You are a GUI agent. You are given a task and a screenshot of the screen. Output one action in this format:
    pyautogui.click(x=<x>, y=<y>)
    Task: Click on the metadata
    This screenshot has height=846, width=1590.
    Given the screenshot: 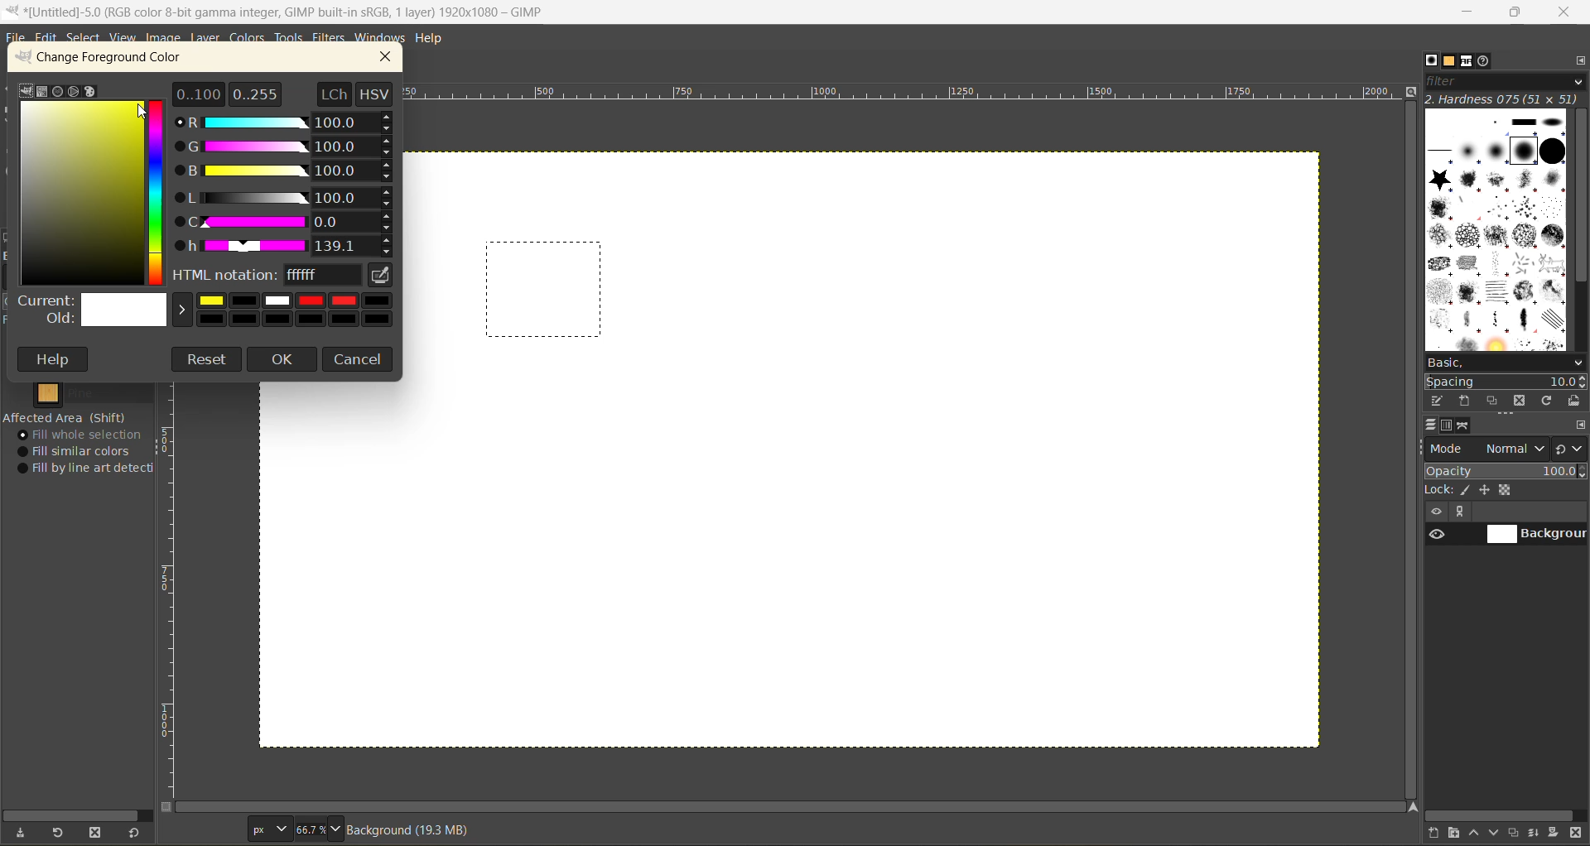 What is the action you would take?
    pyautogui.click(x=417, y=829)
    